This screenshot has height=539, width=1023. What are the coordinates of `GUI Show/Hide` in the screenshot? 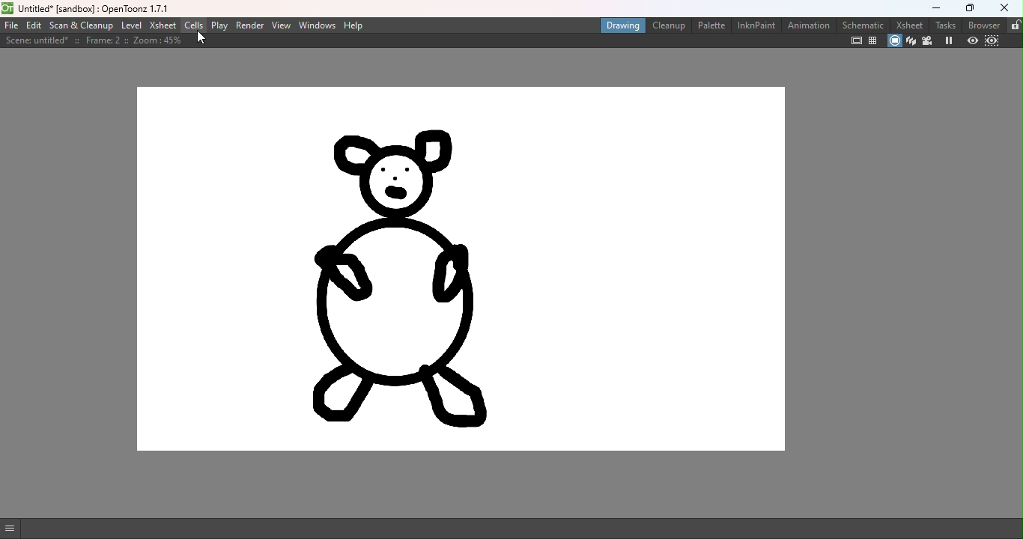 It's located at (13, 526).